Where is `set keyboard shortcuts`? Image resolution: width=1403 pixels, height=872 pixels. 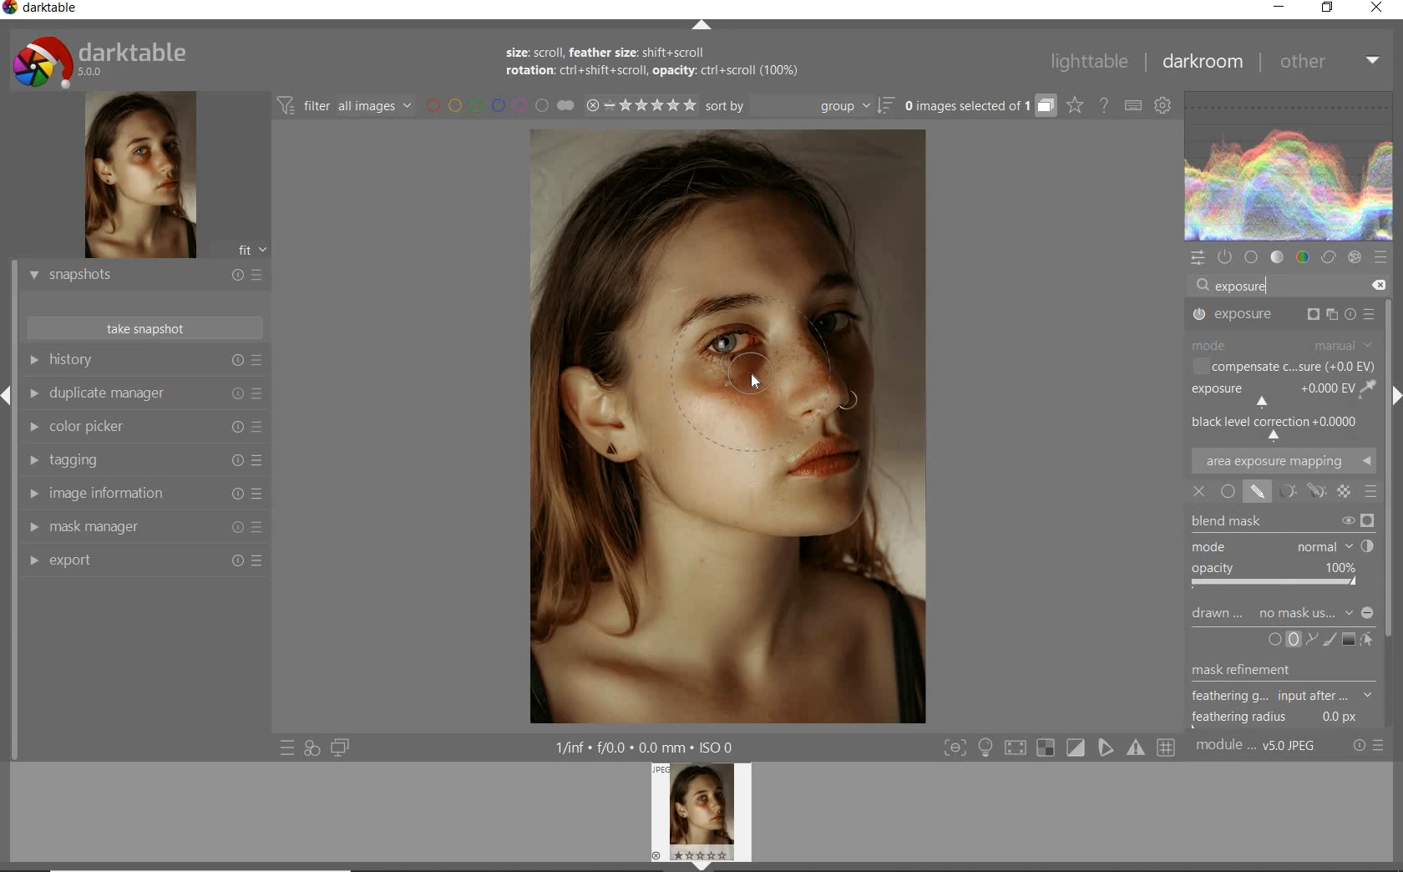
set keyboard shortcuts is located at coordinates (1132, 106).